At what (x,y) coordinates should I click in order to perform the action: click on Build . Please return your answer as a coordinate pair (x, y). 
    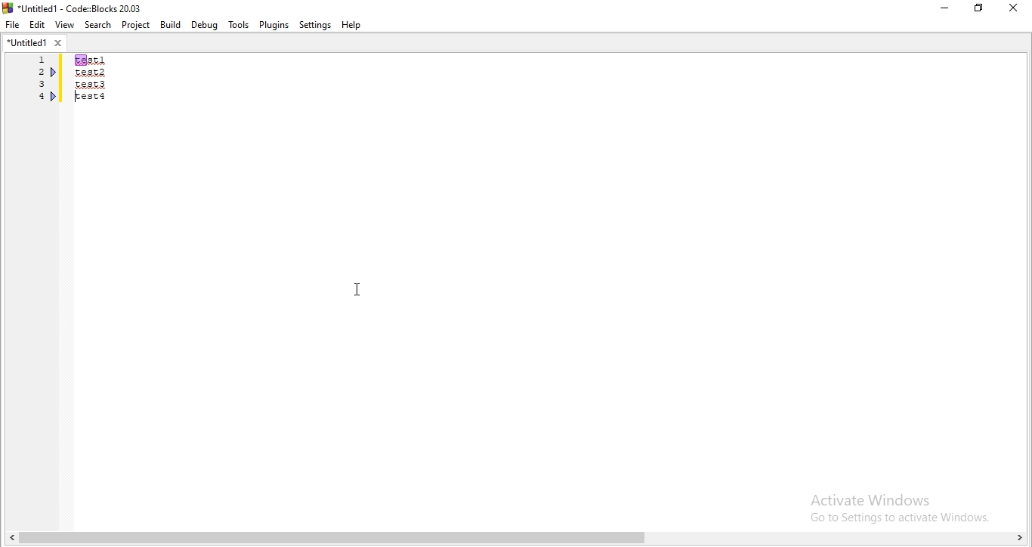
    Looking at the image, I should click on (171, 24).